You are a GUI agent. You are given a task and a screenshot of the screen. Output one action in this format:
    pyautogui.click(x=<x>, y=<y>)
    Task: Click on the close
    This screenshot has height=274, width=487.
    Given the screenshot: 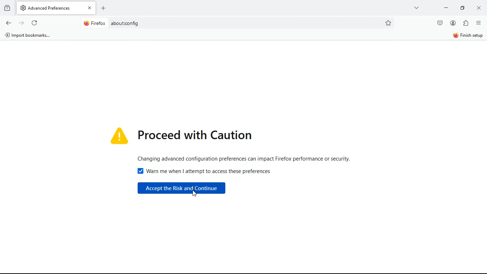 What is the action you would take?
    pyautogui.click(x=479, y=9)
    